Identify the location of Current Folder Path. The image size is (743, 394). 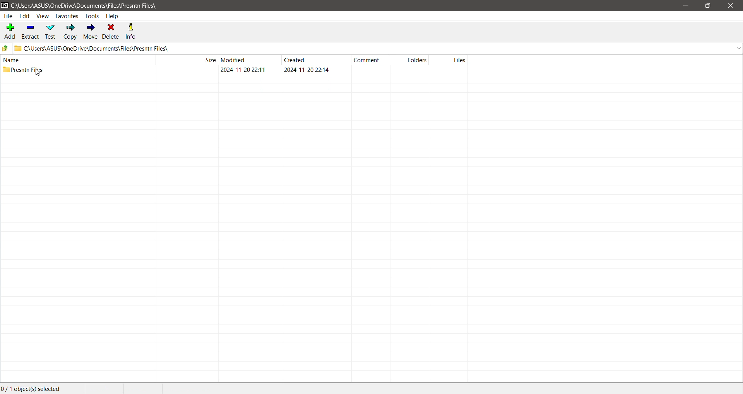
(378, 48).